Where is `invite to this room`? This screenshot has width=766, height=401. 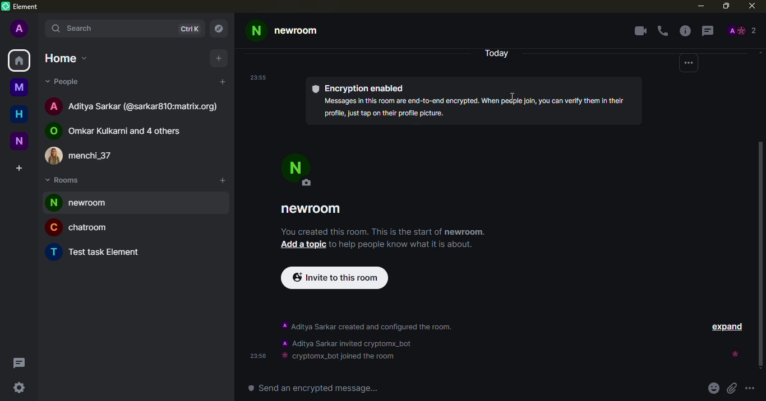
invite to this room is located at coordinates (334, 279).